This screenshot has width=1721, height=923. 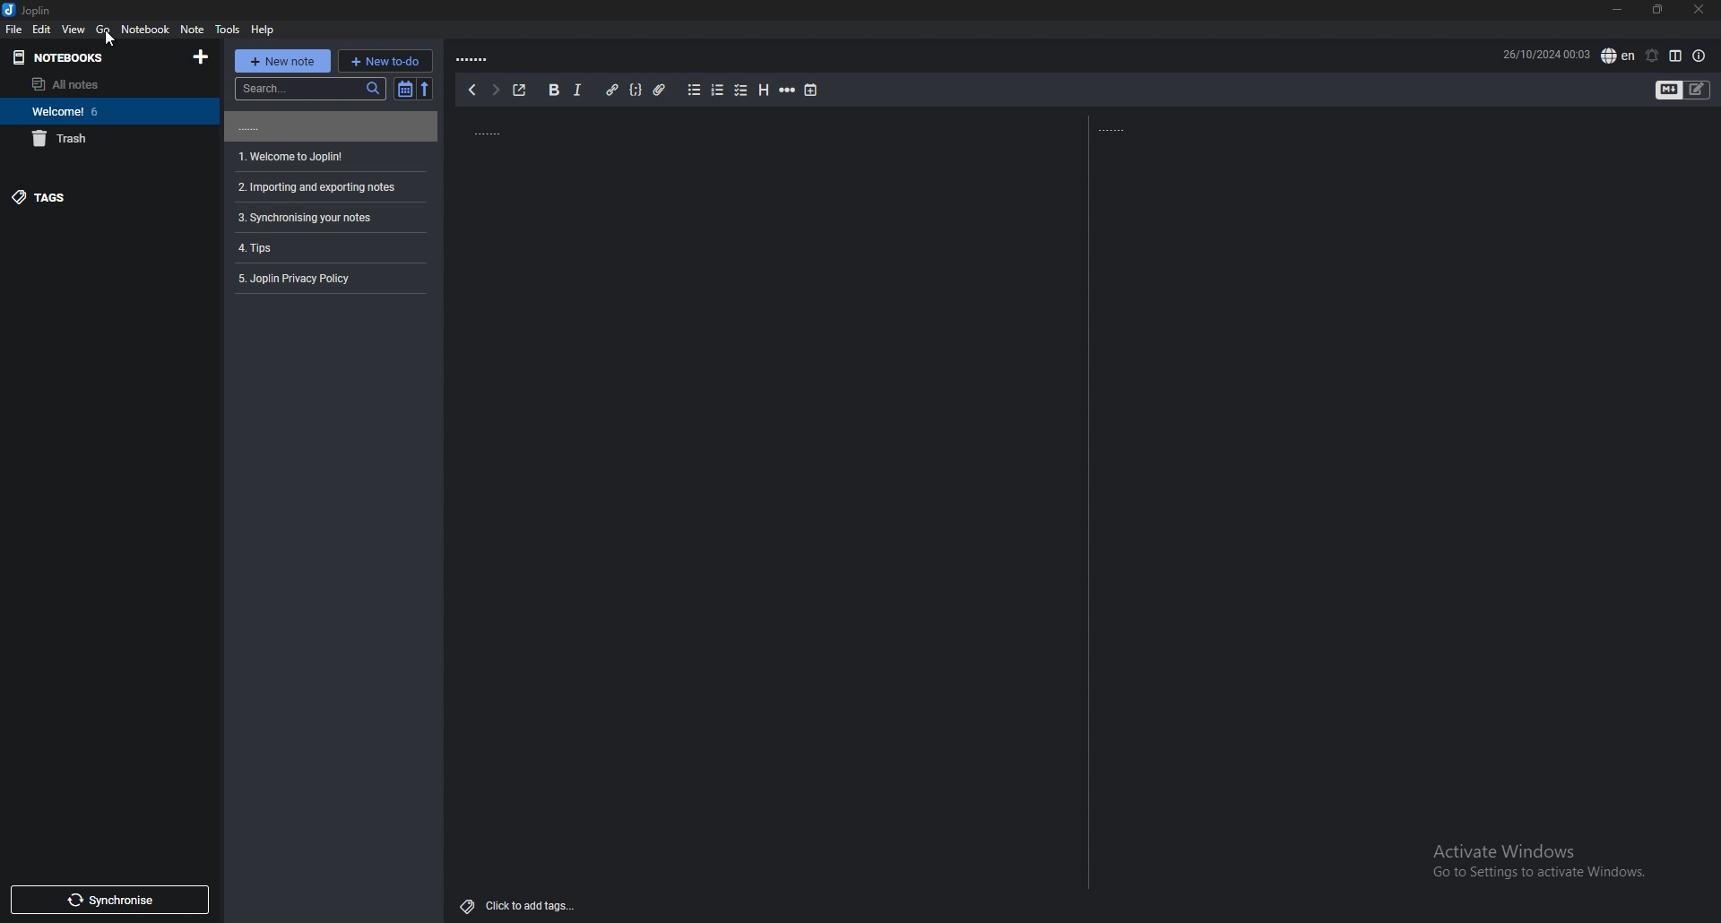 I want to click on toggle sort order field, so click(x=404, y=89).